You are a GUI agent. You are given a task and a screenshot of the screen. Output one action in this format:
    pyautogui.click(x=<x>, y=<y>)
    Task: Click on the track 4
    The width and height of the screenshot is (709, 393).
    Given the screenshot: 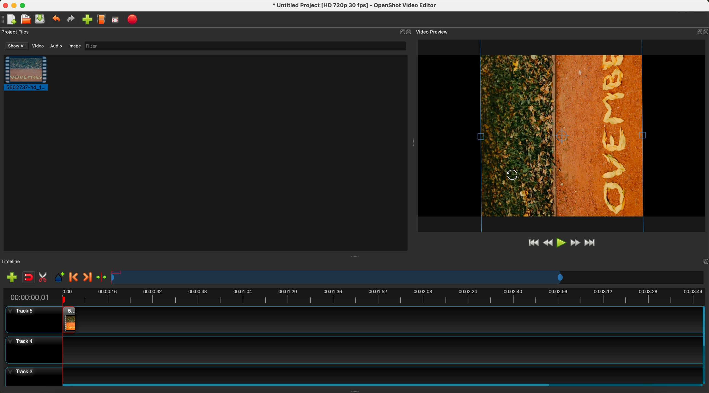 What is the action you would take?
    pyautogui.click(x=351, y=351)
    